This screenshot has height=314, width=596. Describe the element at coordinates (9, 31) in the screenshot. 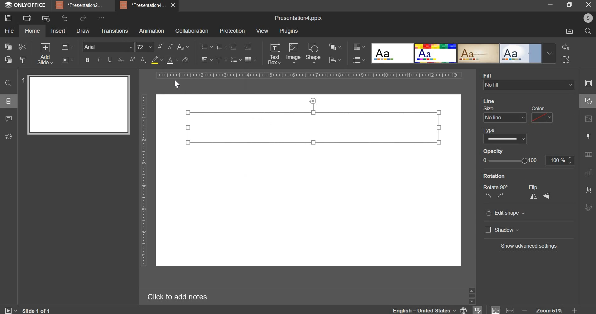

I see `file` at that location.